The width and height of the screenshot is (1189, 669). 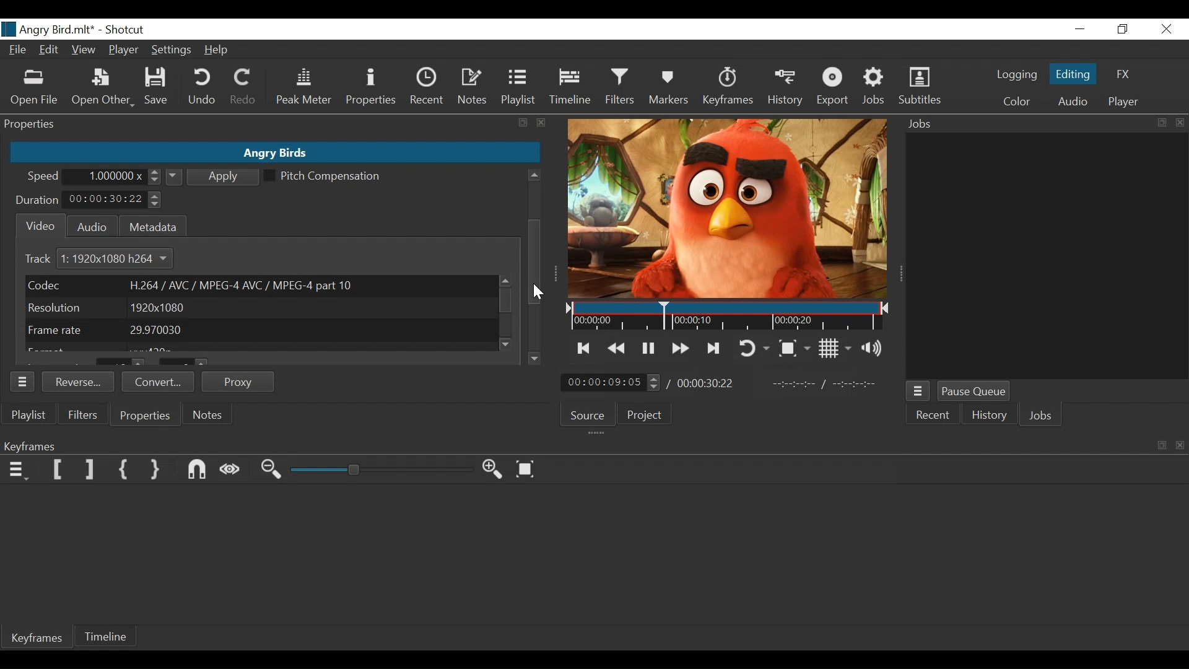 What do you see at coordinates (584, 349) in the screenshot?
I see `Skip to the previous point` at bounding box center [584, 349].